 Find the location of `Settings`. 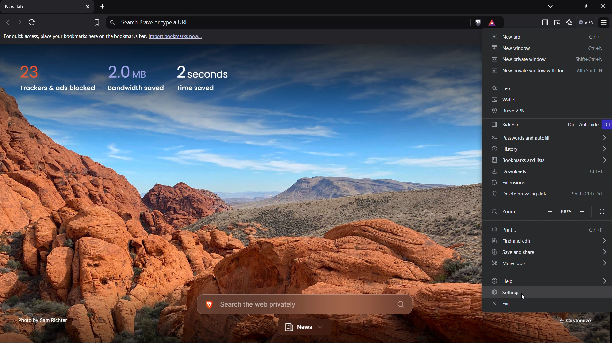

Settings is located at coordinates (547, 293).